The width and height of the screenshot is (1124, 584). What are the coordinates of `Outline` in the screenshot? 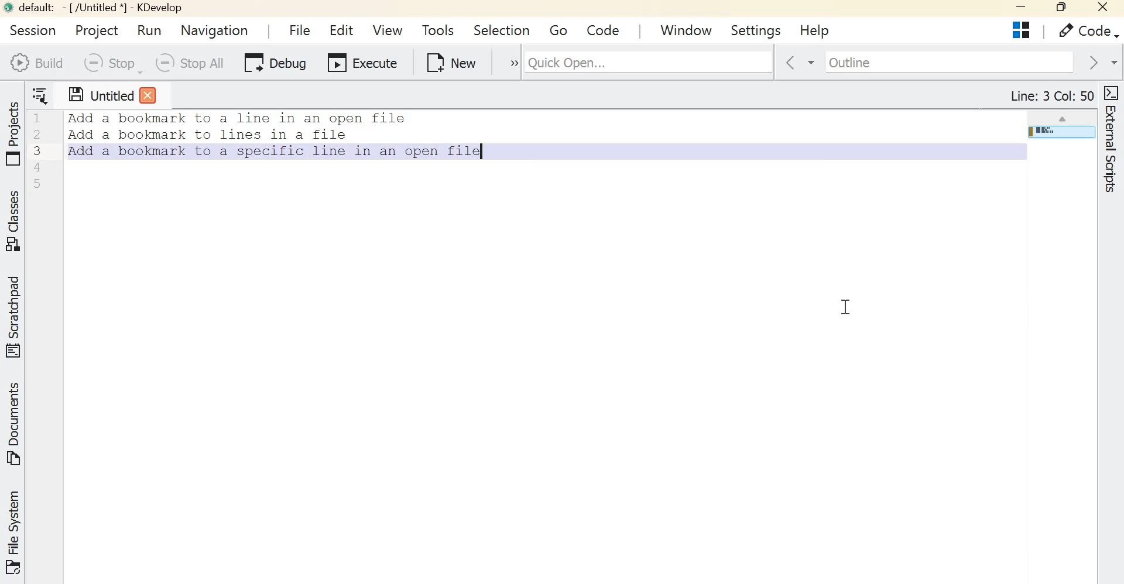 It's located at (947, 62).